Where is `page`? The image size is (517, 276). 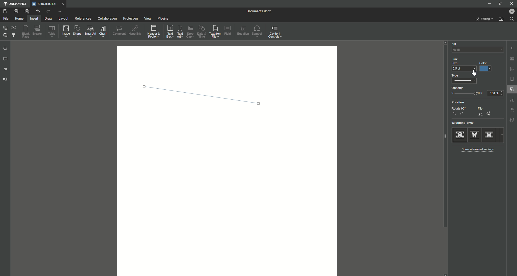
page is located at coordinates (512, 79).